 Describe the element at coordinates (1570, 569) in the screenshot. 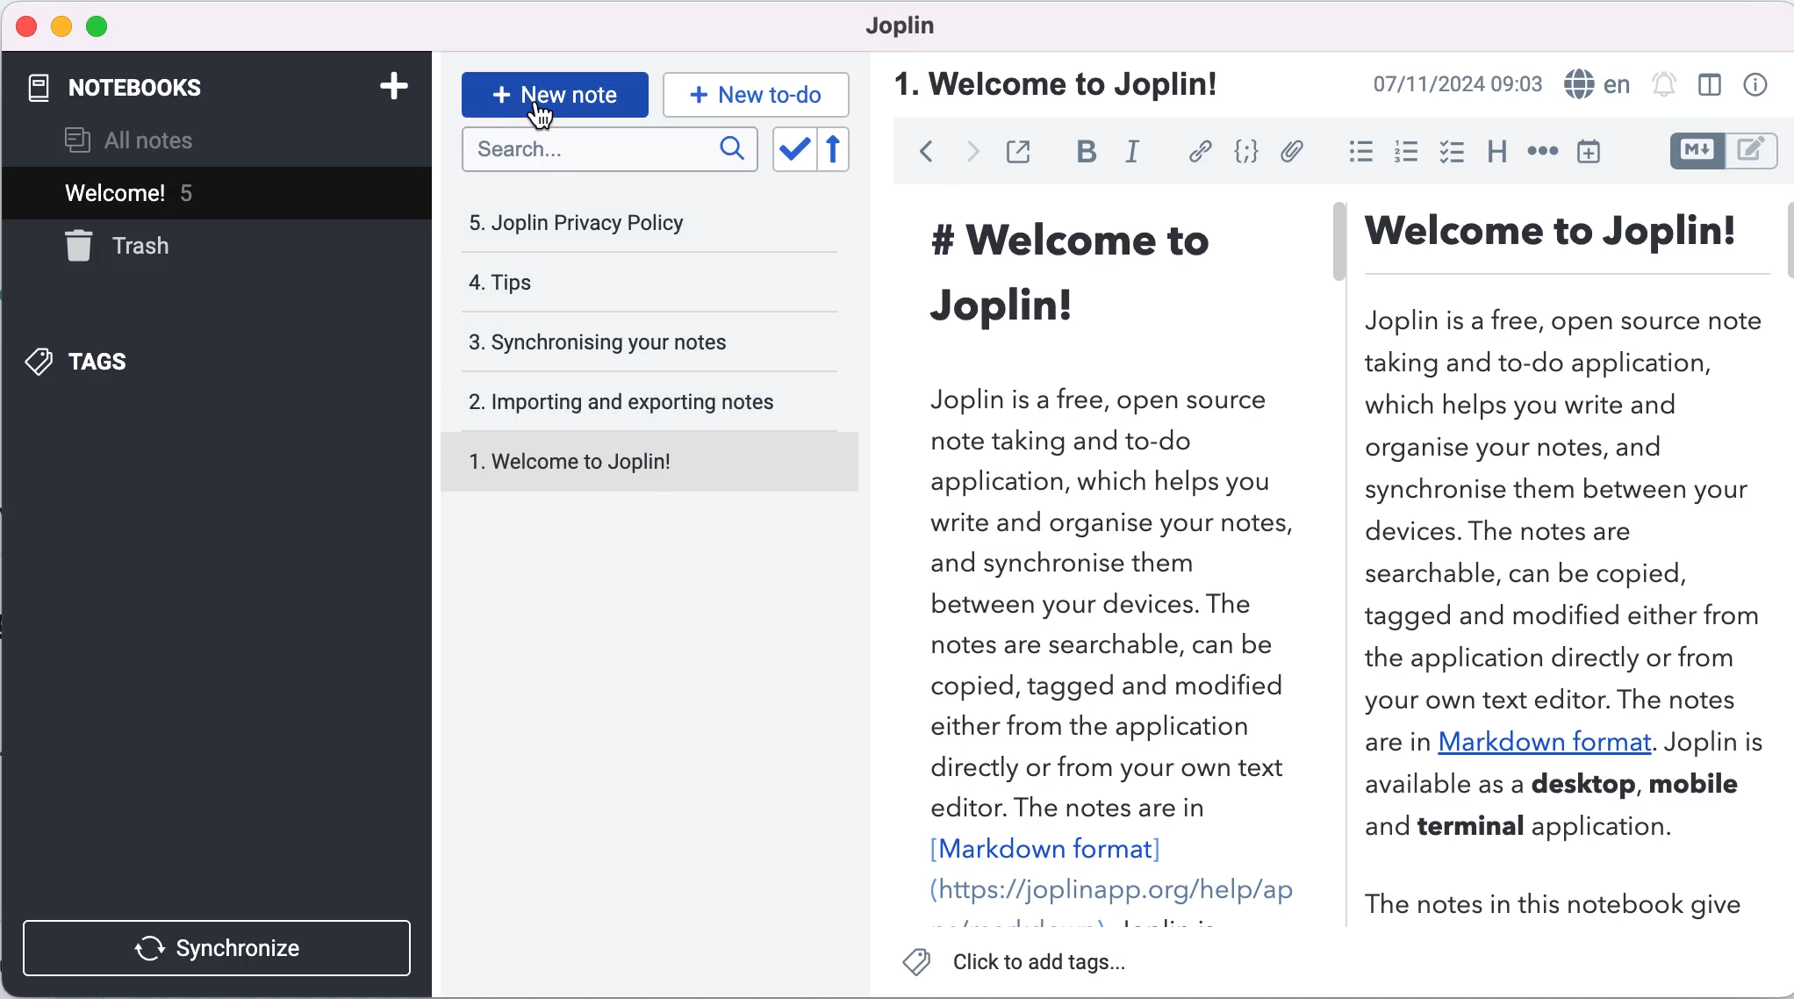

I see `Welcome to Joplin!
Joplin is a free, open source note
taking and to-do application,
which helps you write and
organise your notes, and
synchronise them between your
devices. The notes are
searchable, can be copied,
tagged and modified either from
the application directly or from
your own text editor. The notes
are in Markdown format. Joplin is
available as a desktop, mobile
and terminal application.

The notes in this notebook give` at that location.